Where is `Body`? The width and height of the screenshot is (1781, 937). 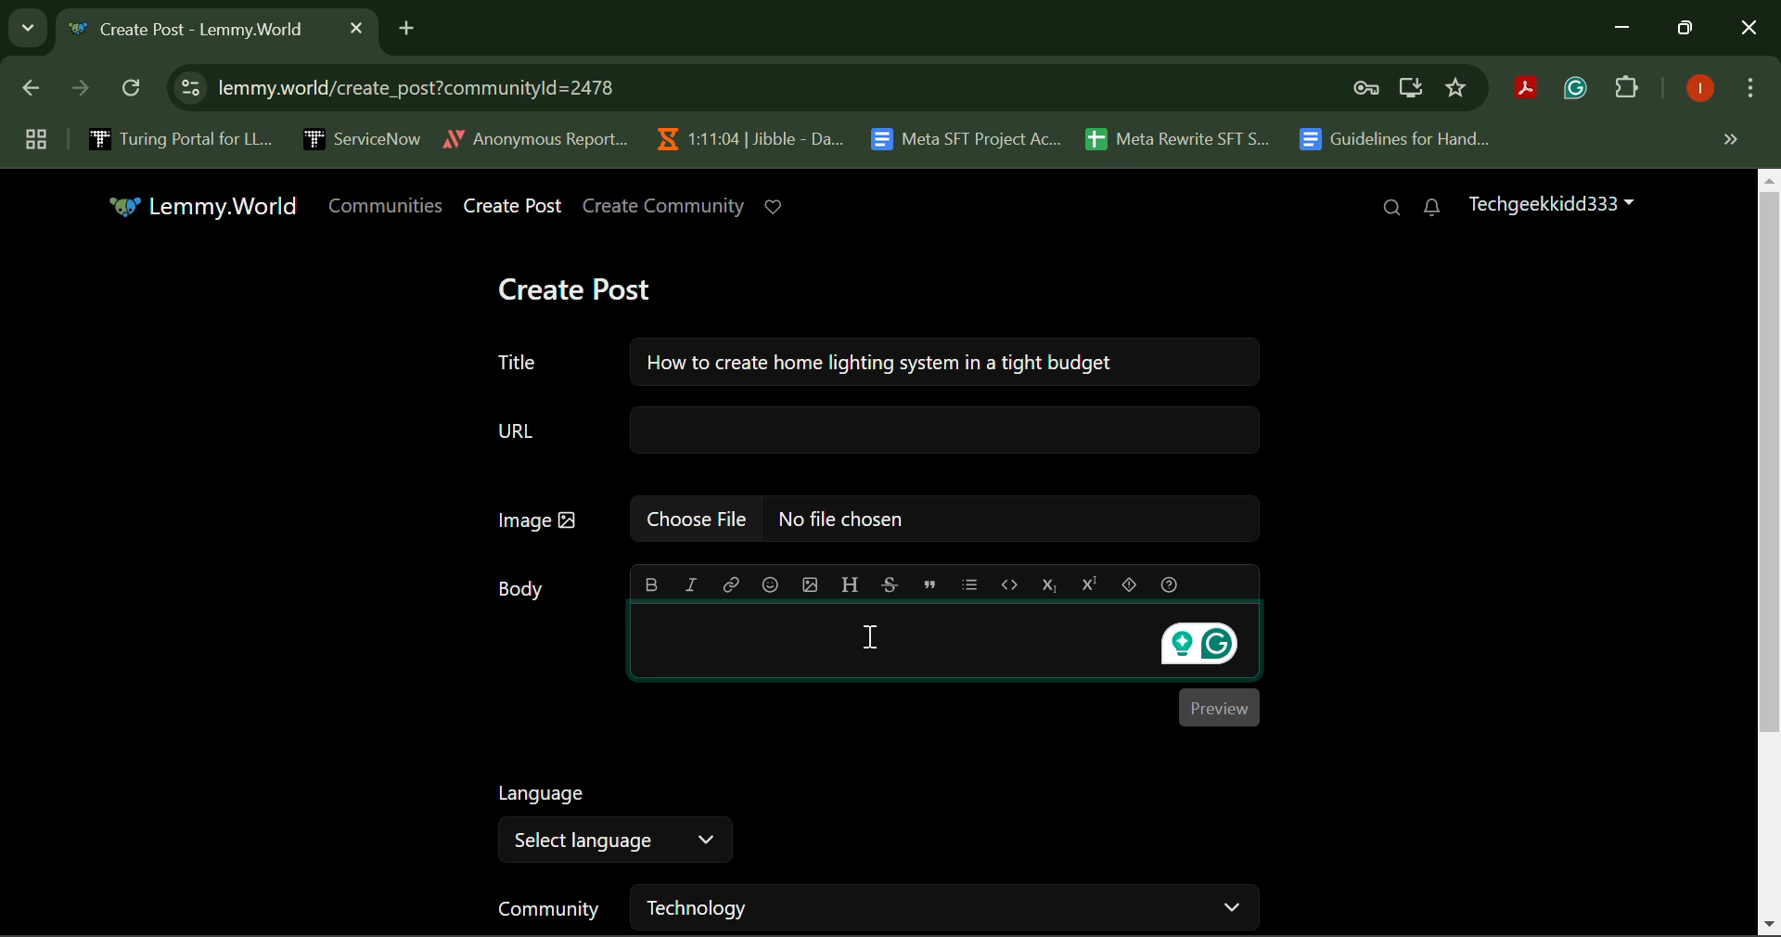
Body is located at coordinates (521, 590).